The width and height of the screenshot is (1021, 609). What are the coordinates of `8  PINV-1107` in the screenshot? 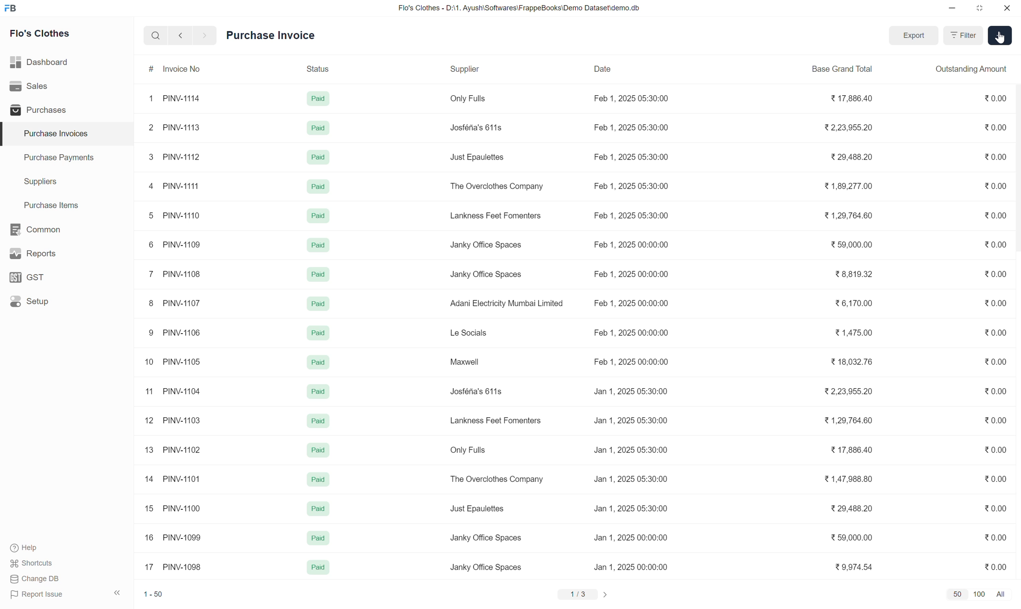 It's located at (174, 303).